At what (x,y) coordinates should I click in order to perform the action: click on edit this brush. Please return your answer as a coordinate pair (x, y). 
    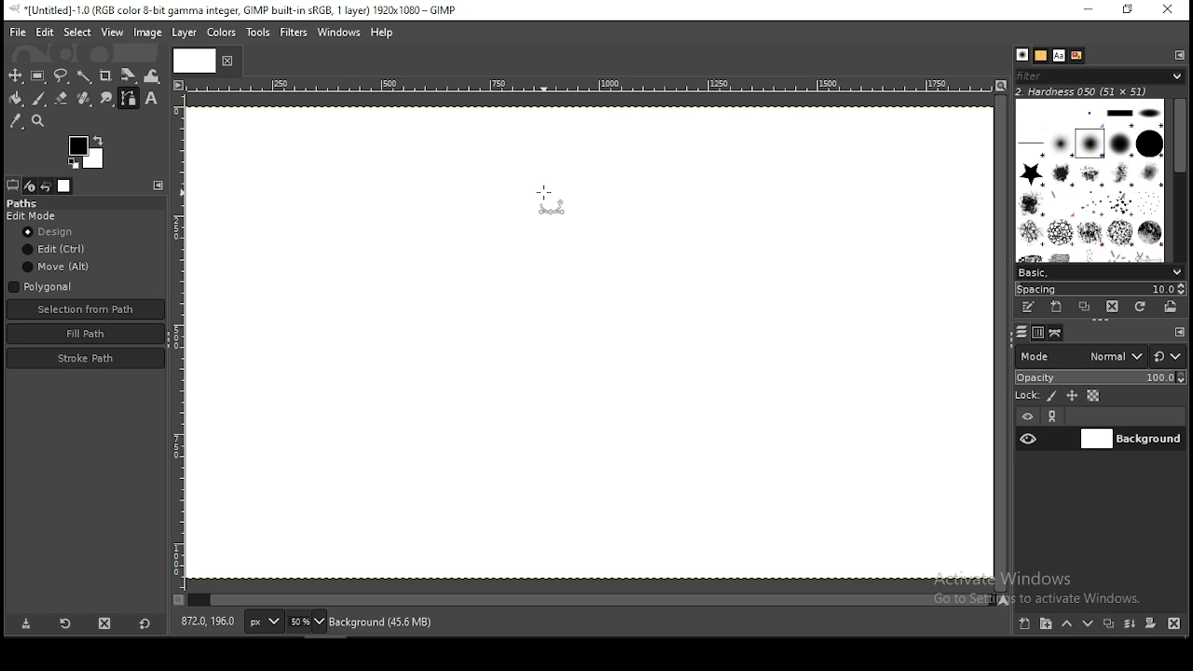
    Looking at the image, I should click on (1027, 307).